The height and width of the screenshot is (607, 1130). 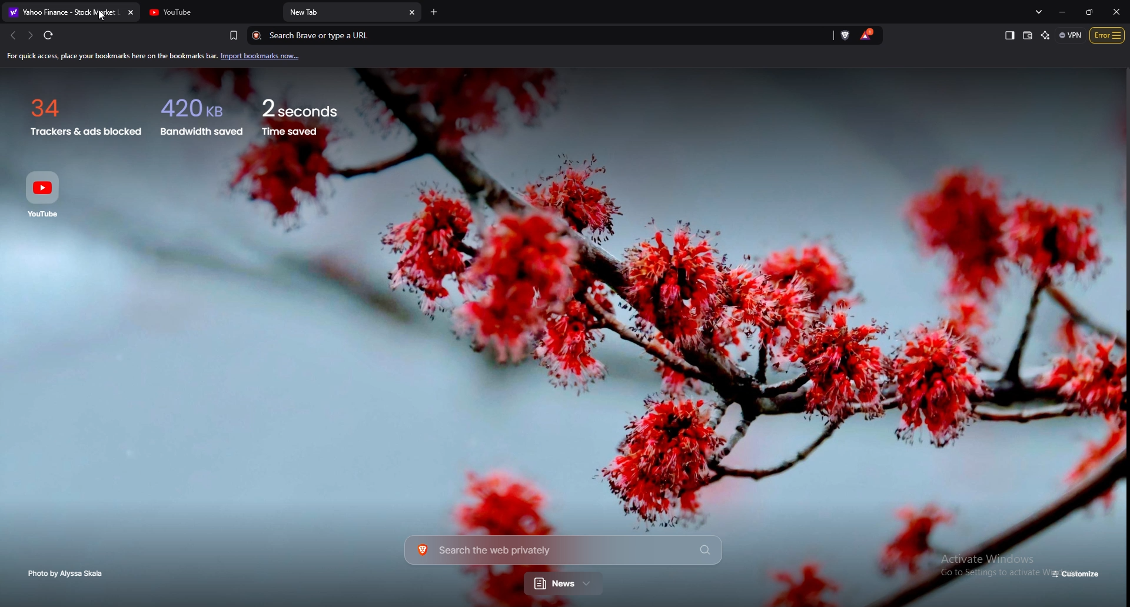 I want to click on close tab, so click(x=413, y=13).